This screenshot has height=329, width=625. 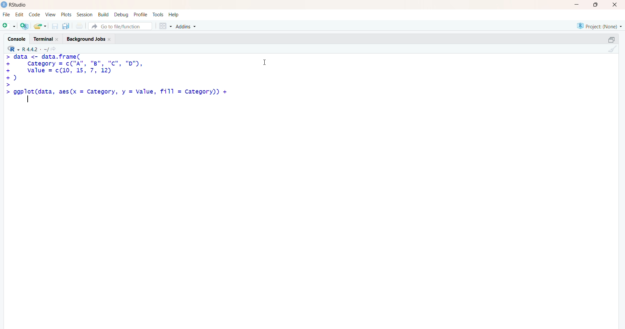 I want to click on save current document, so click(x=55, y=26).